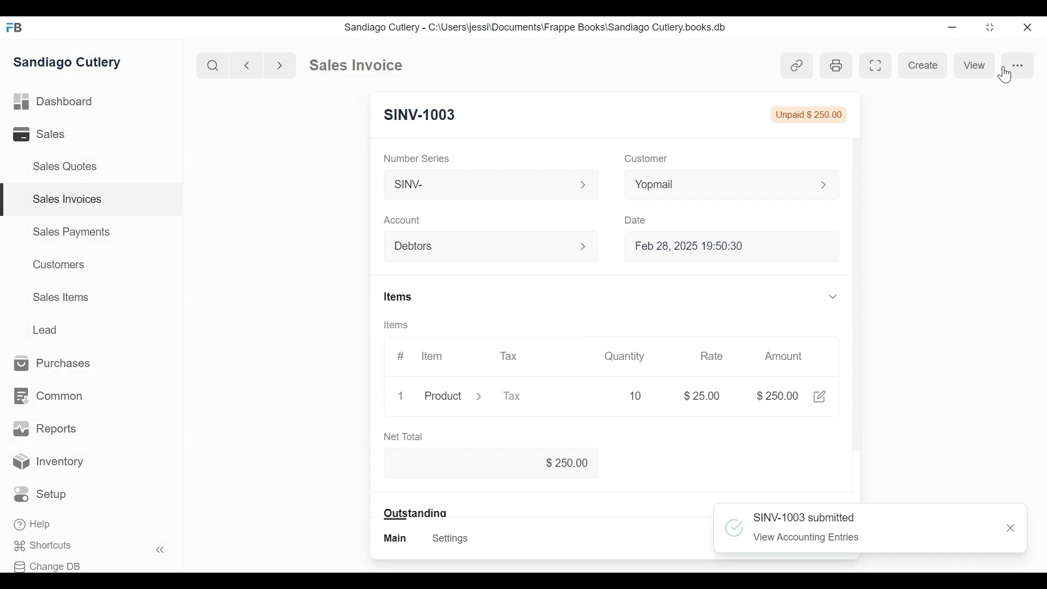 Image resolution: width=1047 pixels, height=589 pixels. What do you see at coordinates (952, 27) in the screenshot?
I see `minimize` at bounding box center [952, 27].